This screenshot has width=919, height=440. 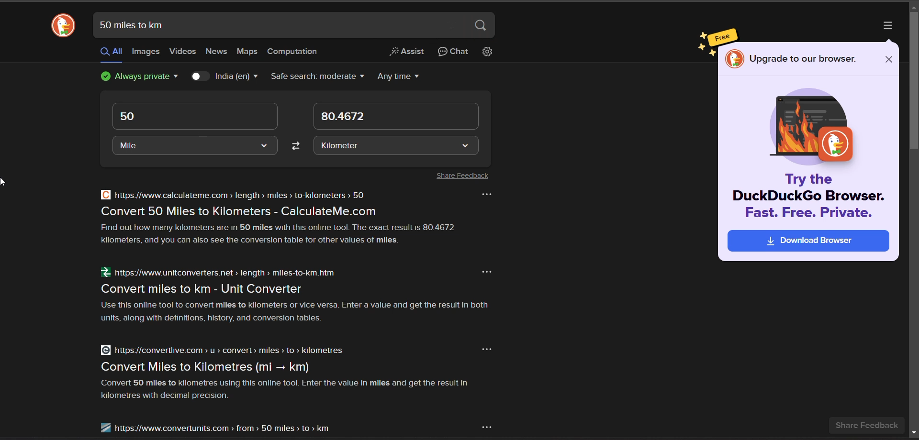 What do you see at coordinates (281, 227) in the screenshot?
I see `Convert 50 Miles to Kilometers - CalculateMe.com
Find out how many kilometers are in 50 miles with this online tool. The exact result is 80.4672
kilometers, and you can also see the conversion table for other values of miles.` at bounding box center [281, 227].